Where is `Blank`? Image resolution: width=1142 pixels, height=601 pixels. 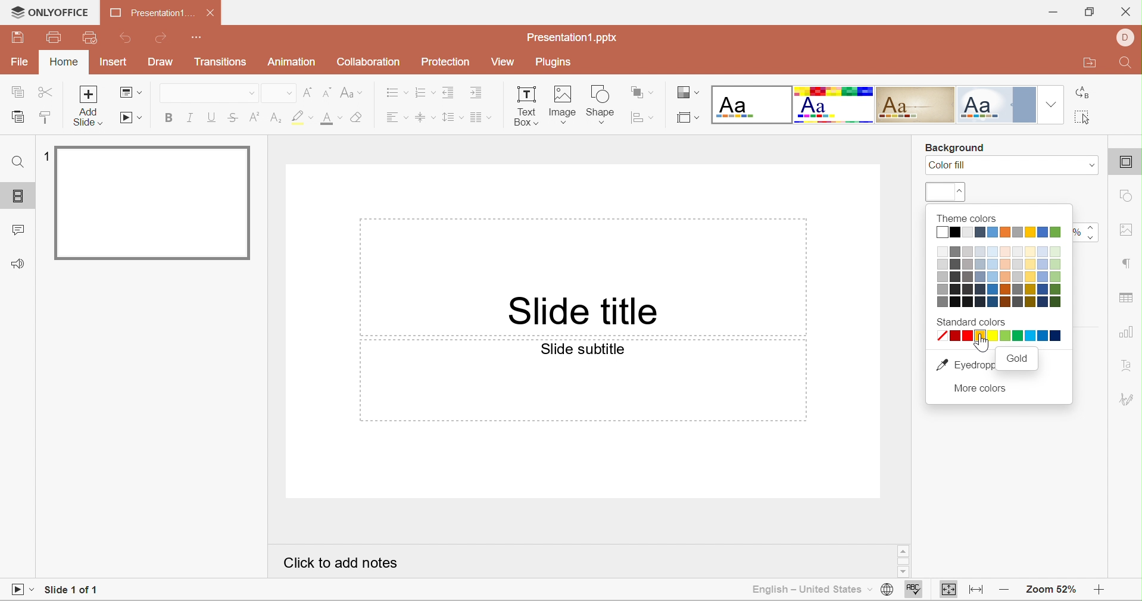
Blank is located at coordinates (751, 104).